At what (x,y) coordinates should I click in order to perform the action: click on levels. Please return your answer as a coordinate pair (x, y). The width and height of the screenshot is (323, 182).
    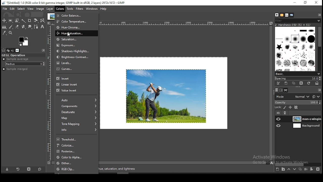
    Looking at the image, I should click on (76, 62).